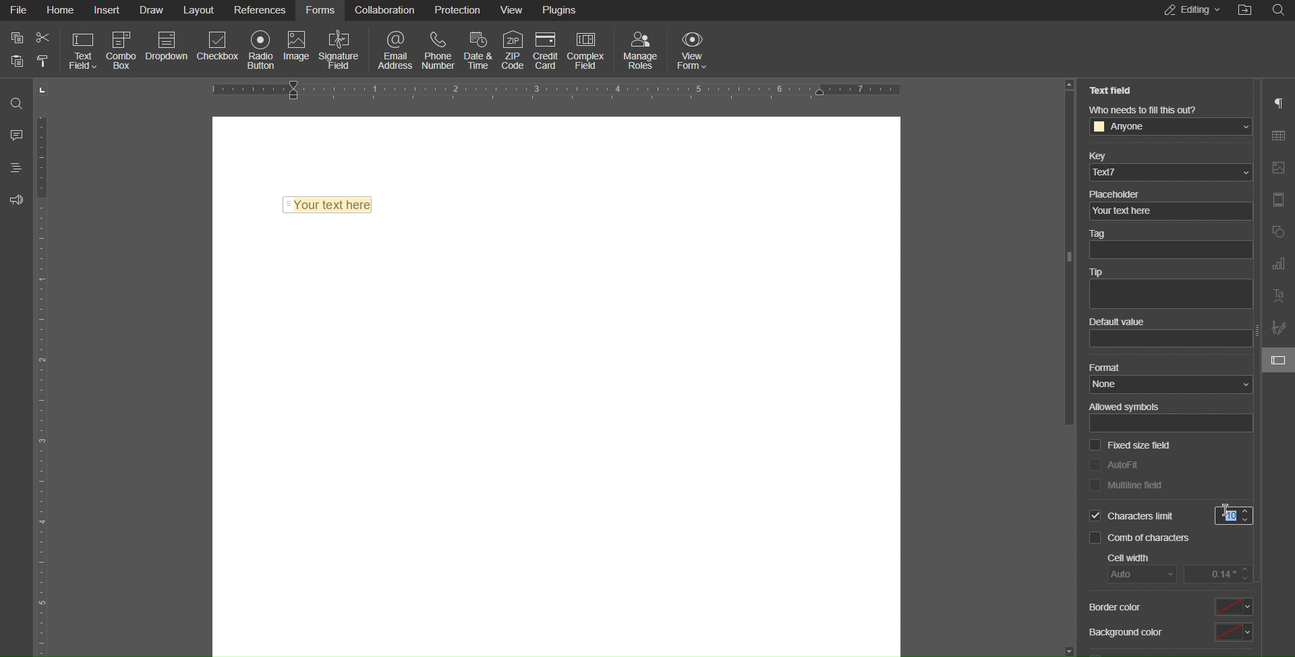 This screenshot has width=1295, height=657. Describe the element at coordinates (1226, 508) in the screenshot. I see `cursor` at that location.